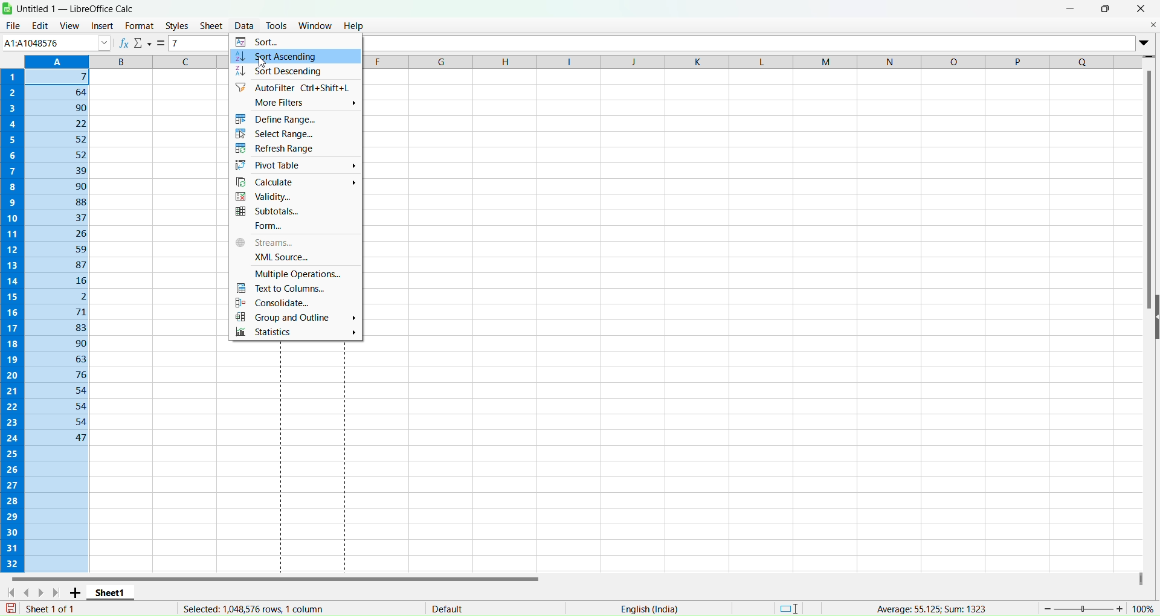 This screenshot has width=1160, height=616. Describe the element at coordinates (13, 25) in the screenshot. I see `File` at that location.